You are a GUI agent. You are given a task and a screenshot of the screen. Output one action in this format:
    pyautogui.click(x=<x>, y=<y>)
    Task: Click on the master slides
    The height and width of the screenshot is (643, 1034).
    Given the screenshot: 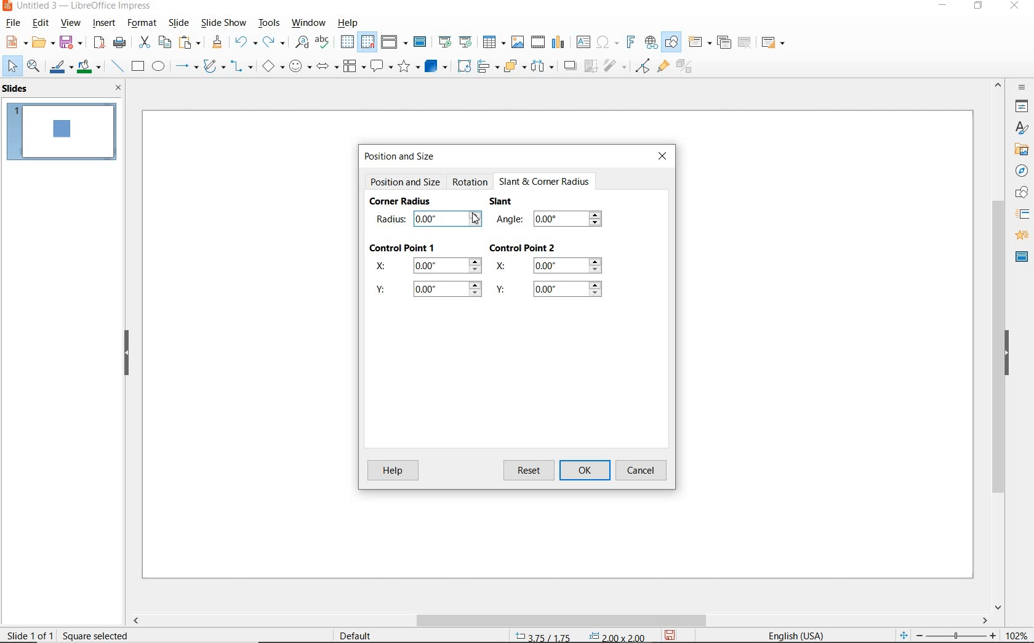 What is the action you would take?
    pyautogui.click(x=1018, y=257)
    